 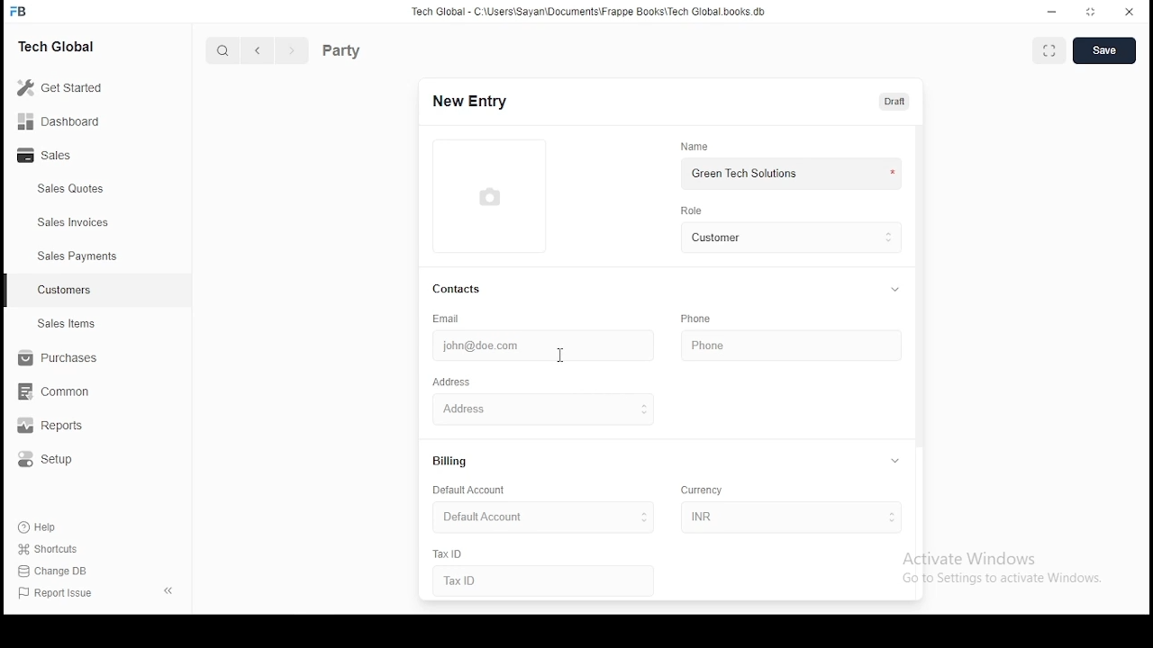 I want to click on default account, so click(x=468, y=490).